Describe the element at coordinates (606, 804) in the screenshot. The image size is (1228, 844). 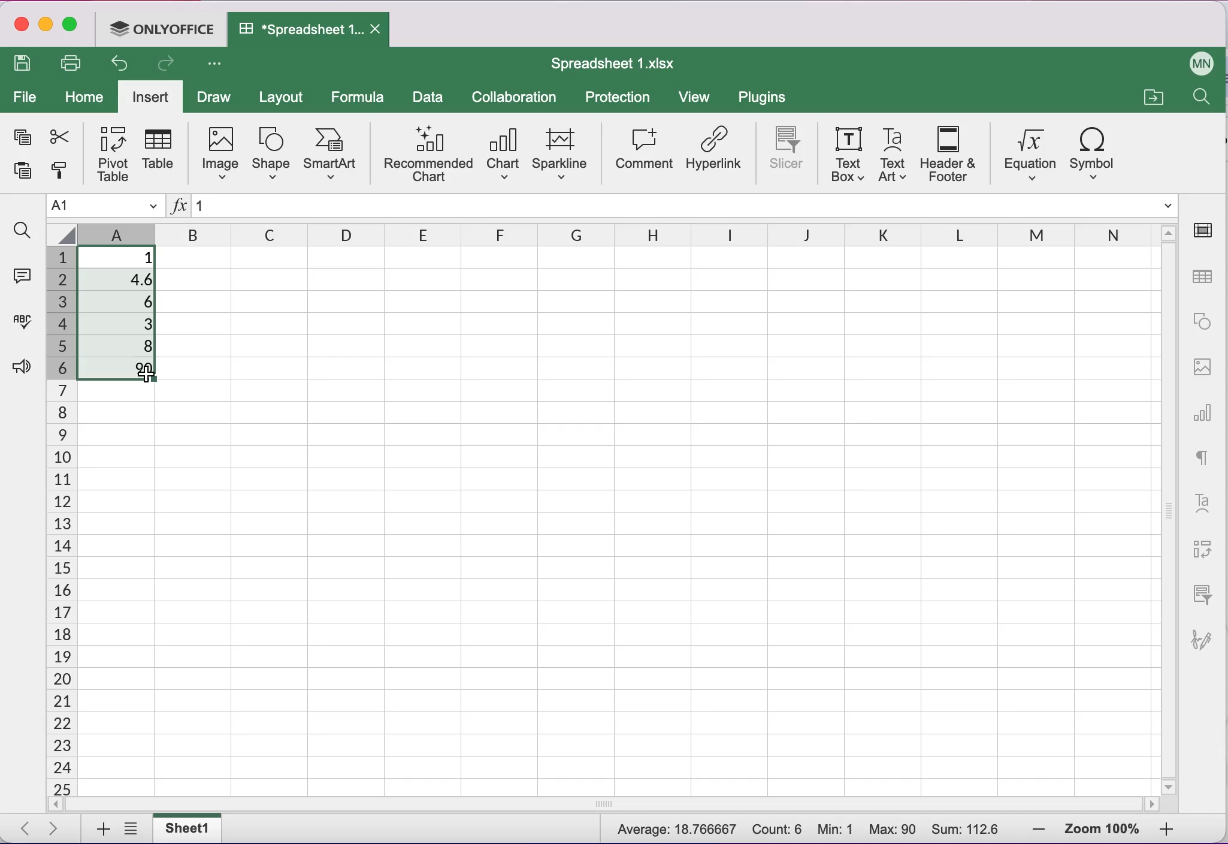
I see `horizontal scrollbar` at that location.